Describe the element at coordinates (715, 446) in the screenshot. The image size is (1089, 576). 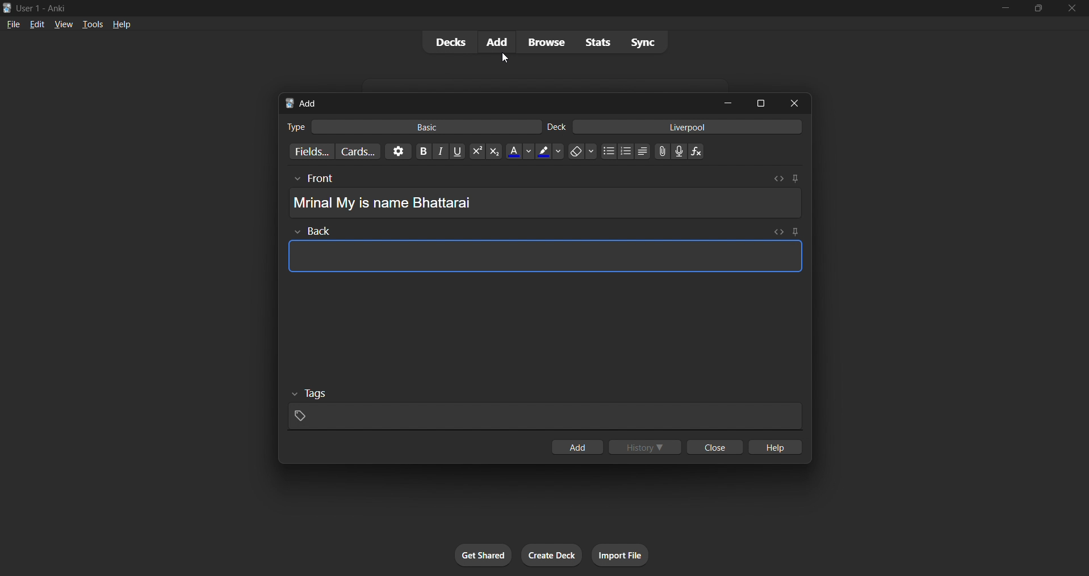
I see `close` at that location.